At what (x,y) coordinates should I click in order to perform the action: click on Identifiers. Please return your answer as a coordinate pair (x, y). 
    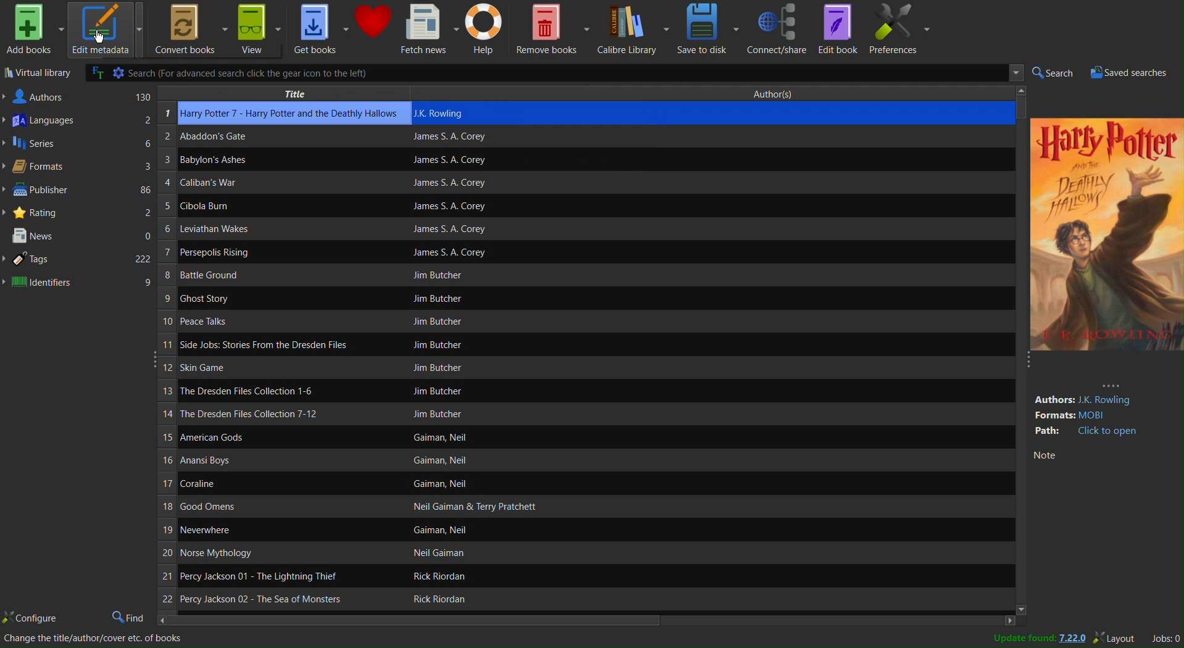
    Looking at the image, I should click on (80, 283).